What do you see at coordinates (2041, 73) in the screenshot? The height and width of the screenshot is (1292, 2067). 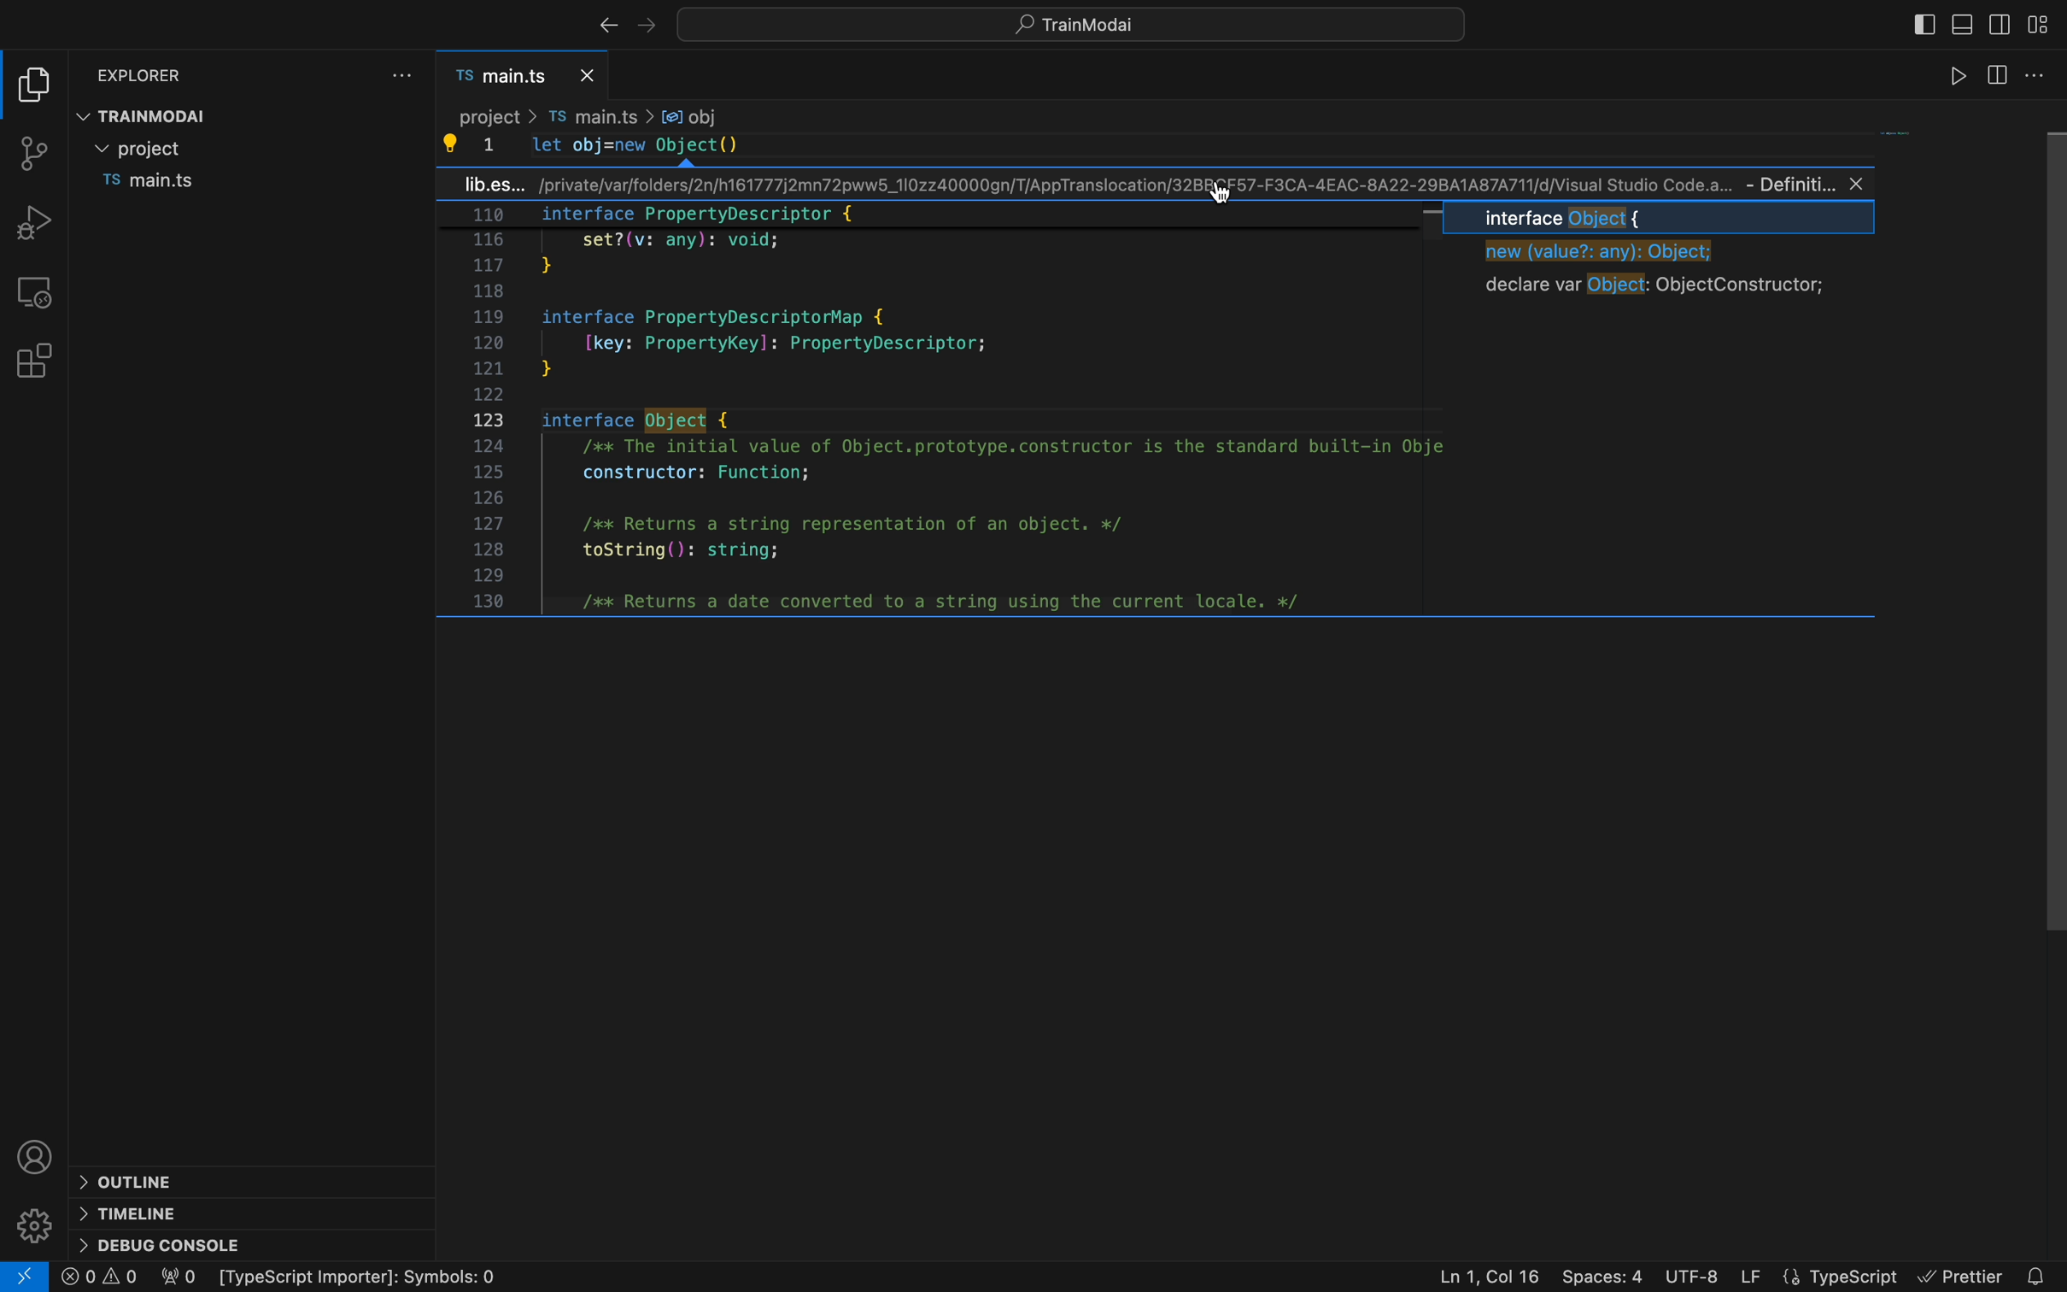 I see `code runner` at bounding box center [2041, 73].